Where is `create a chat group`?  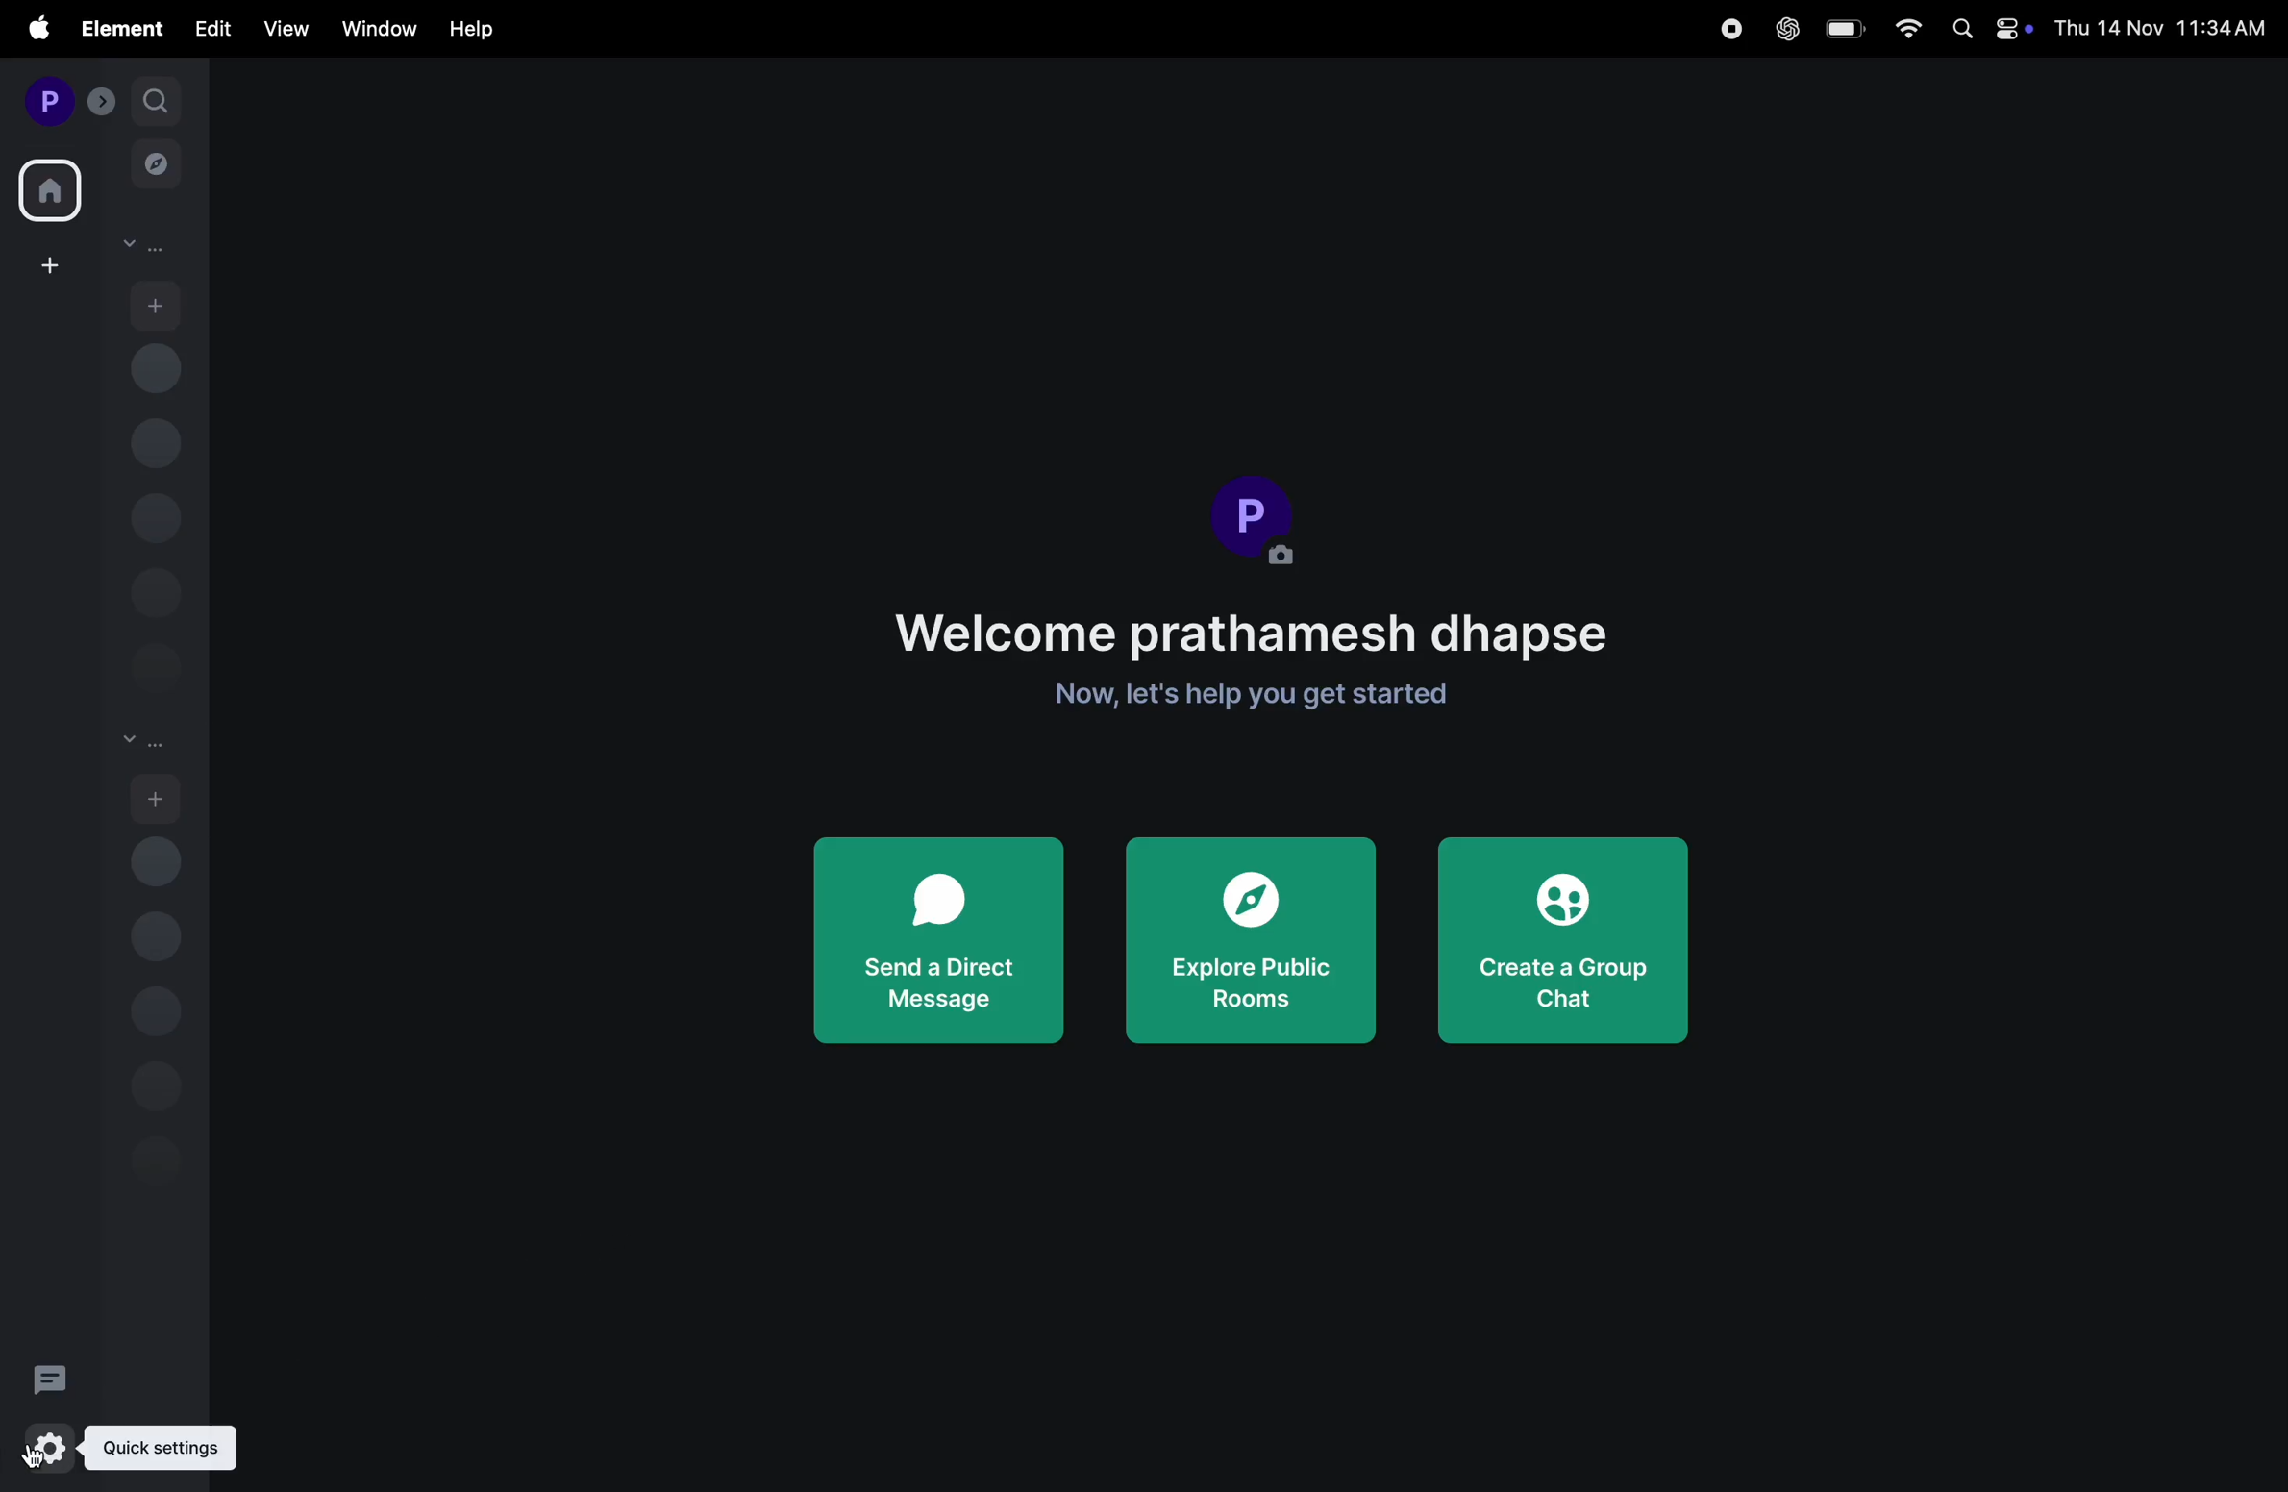
create a chat group is located at coordinates (1571, 948).